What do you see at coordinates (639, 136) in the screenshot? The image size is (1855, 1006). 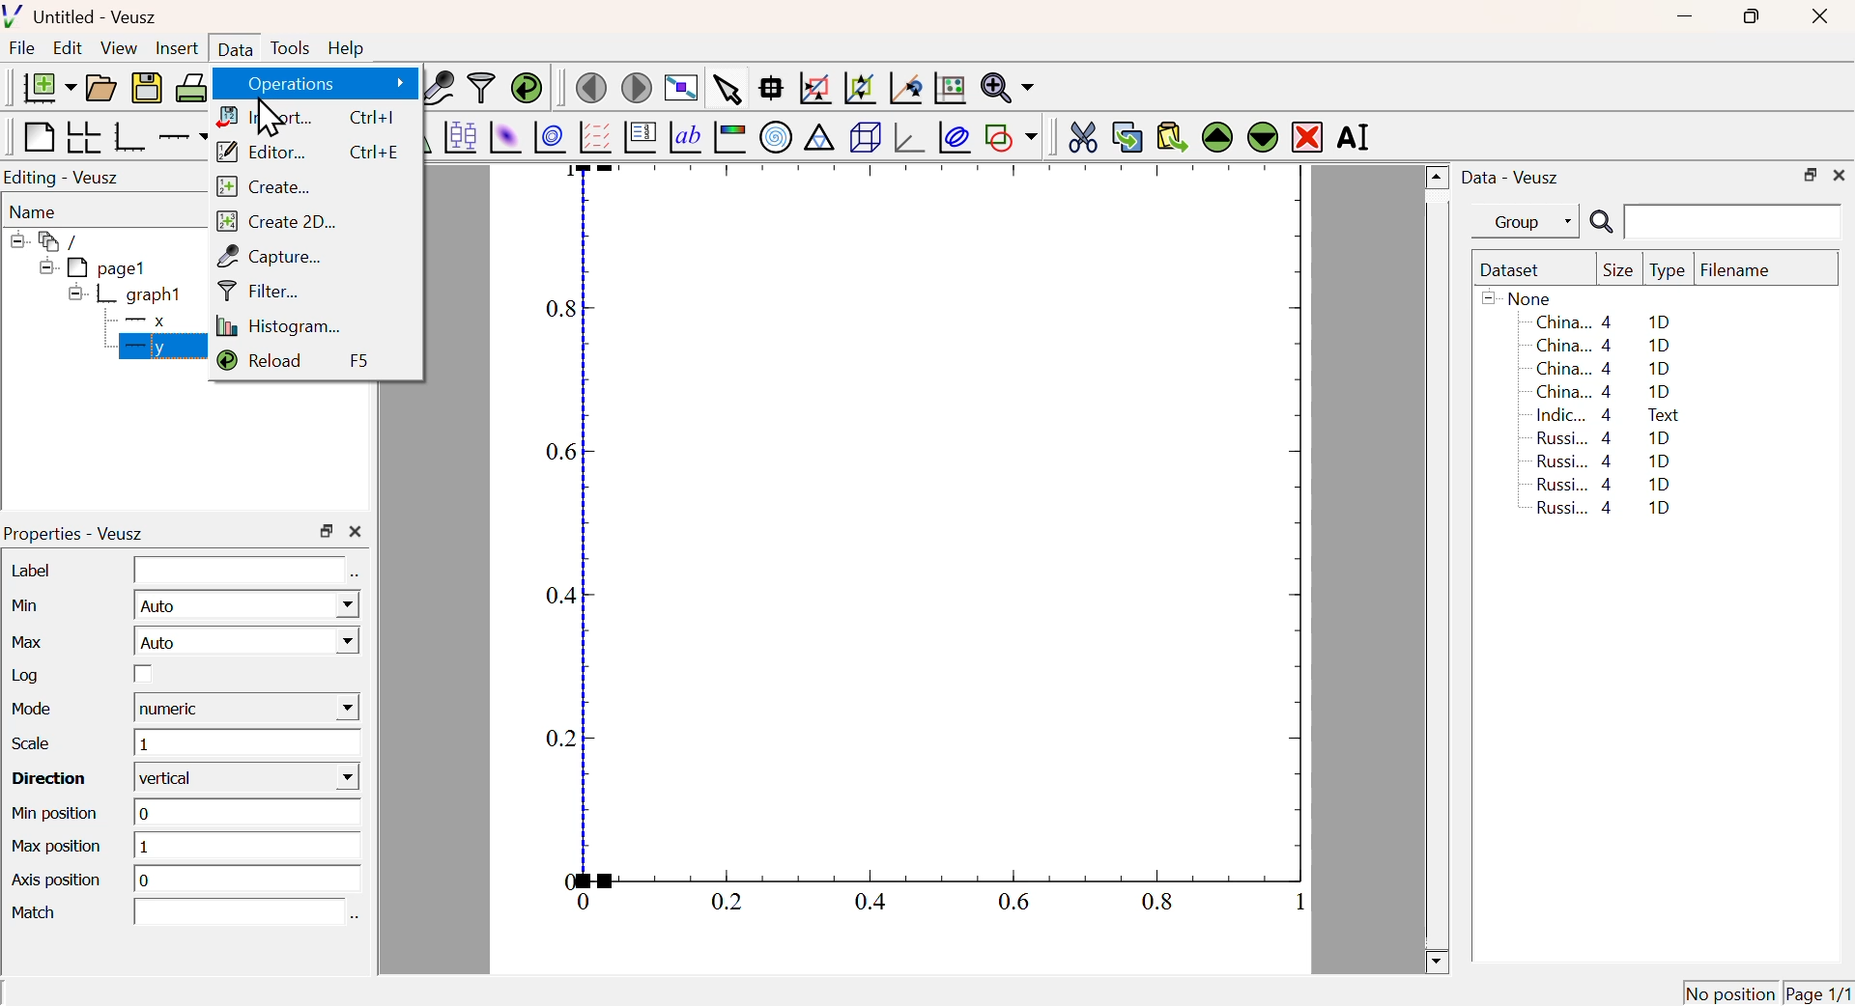 I see `Plot Key` at bounding box center [639, 136].